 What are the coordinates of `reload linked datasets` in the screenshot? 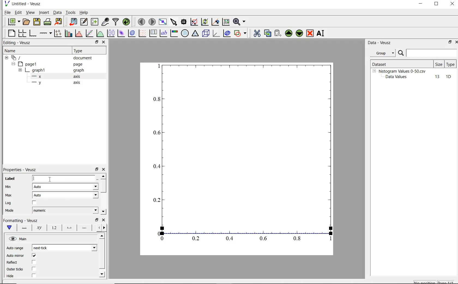 It's located at (127, 22).